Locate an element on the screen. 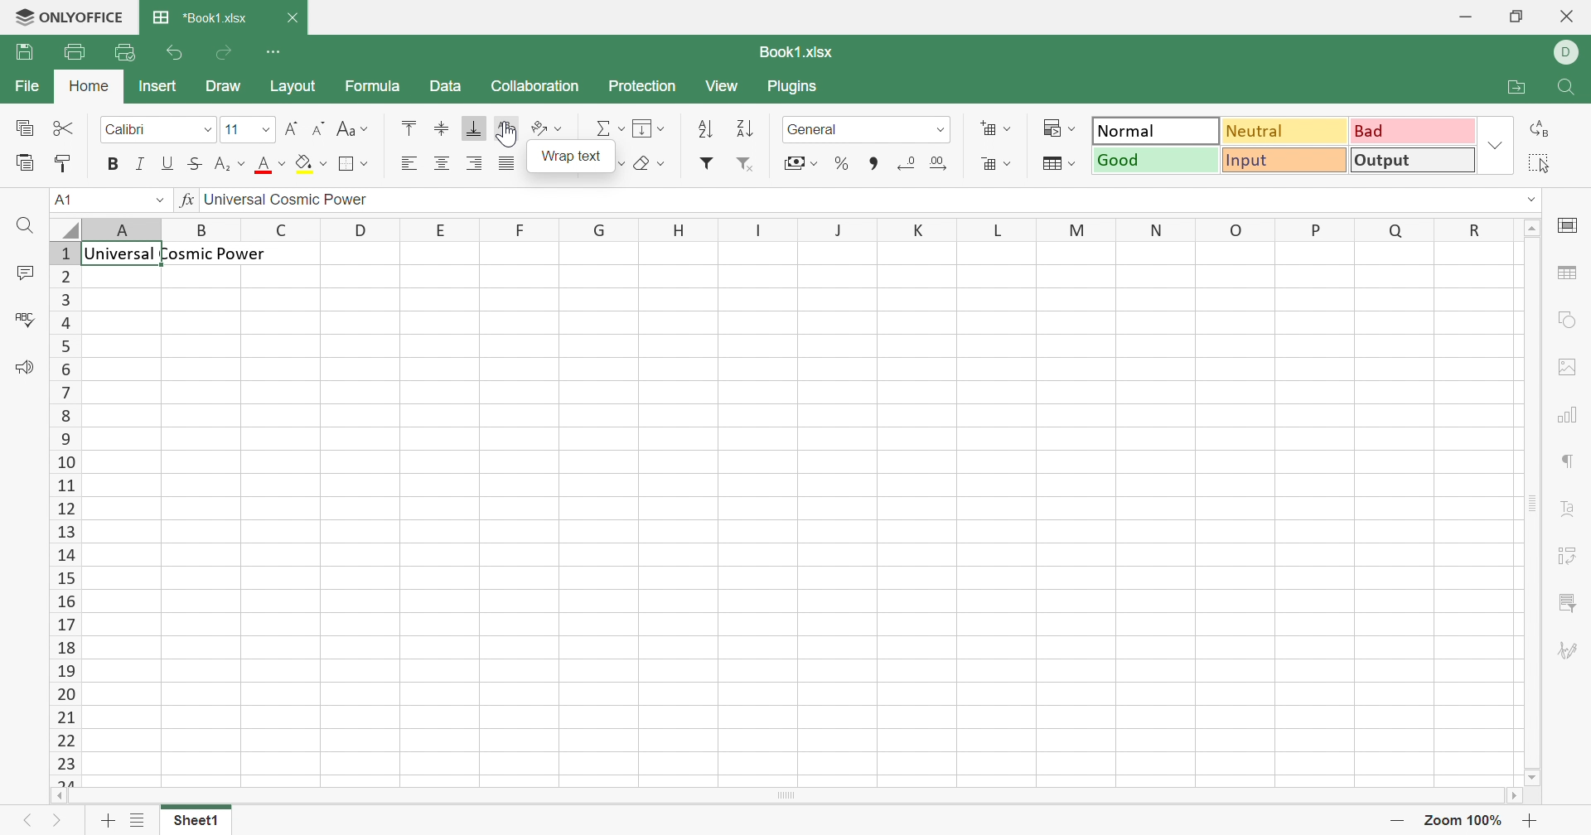 This screenshot has width=1591, height=835. Customize Quick Access Toolbar is located at coordinates (277, 52).